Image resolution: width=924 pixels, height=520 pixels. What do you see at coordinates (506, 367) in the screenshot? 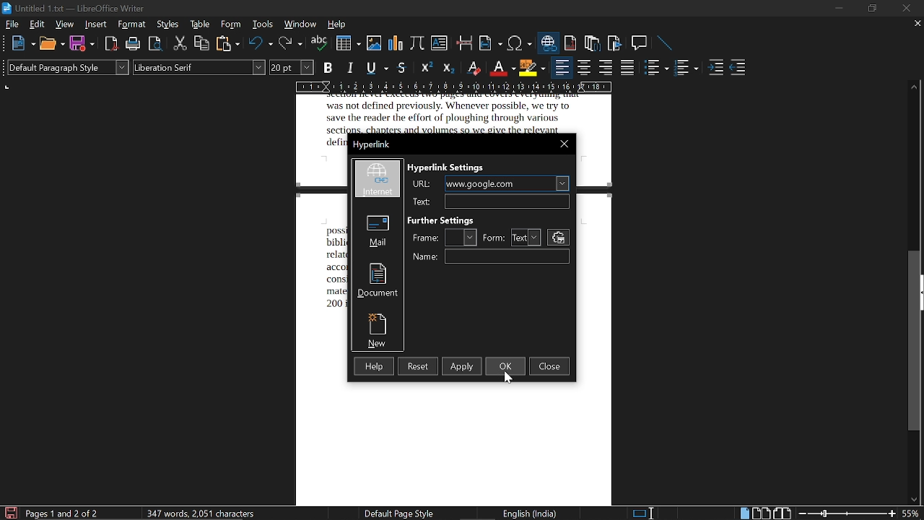
I see `ok` at bounding box center [506, 367].